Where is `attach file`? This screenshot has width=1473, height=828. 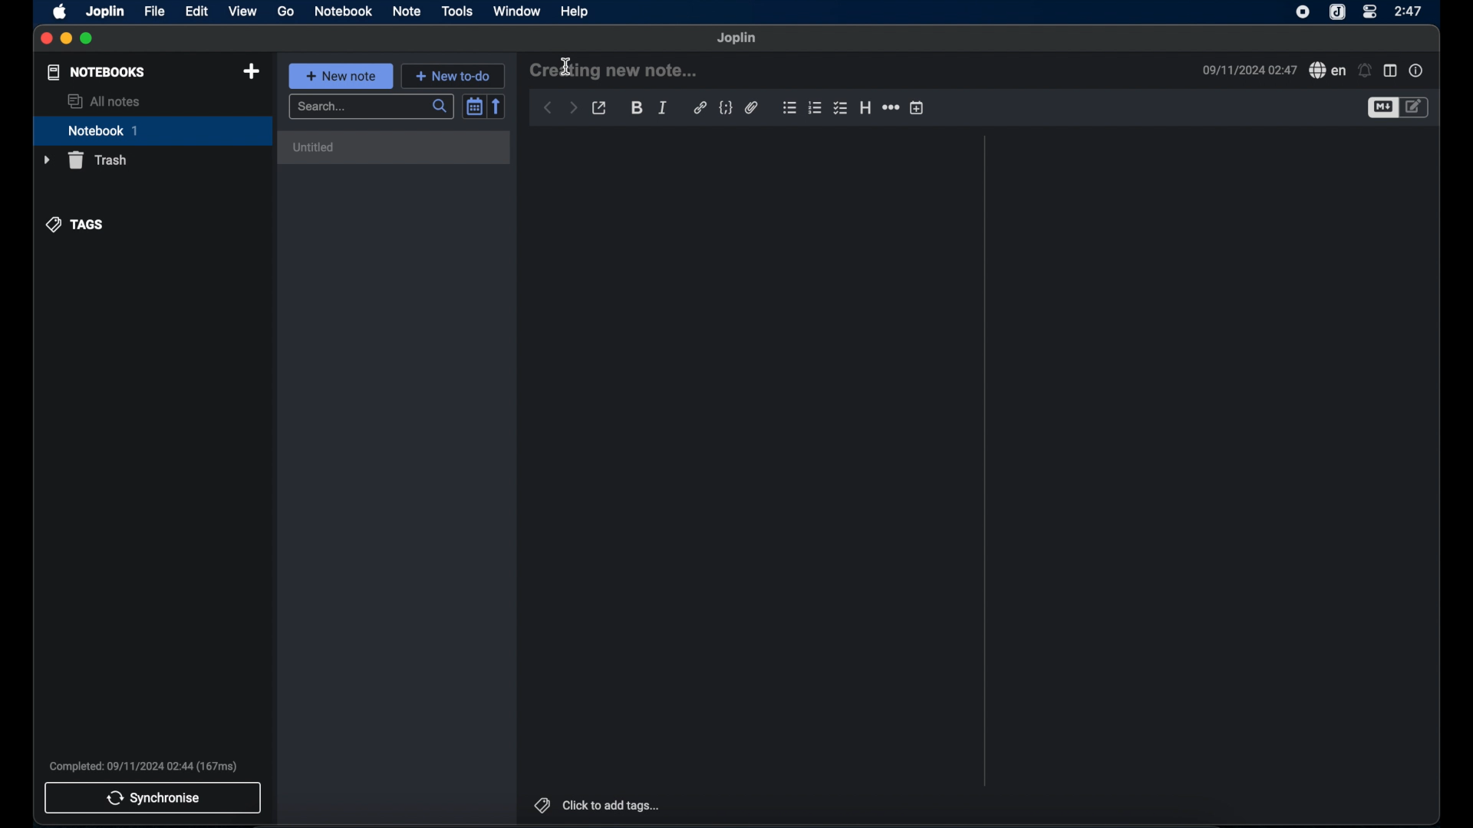
attach file is located at coordinates (751, 108).